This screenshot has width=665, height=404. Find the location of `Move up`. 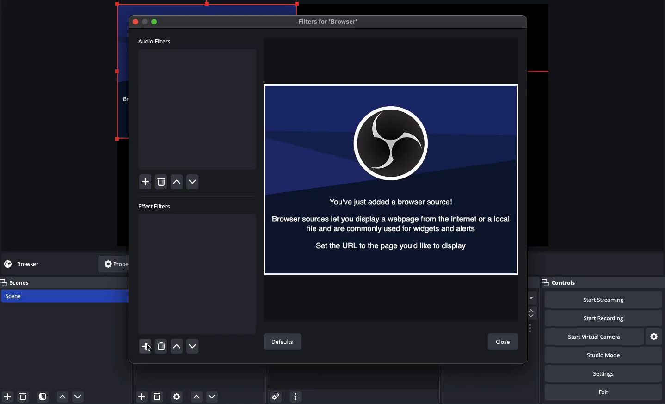

Move up is located at coordinates (196, 398).